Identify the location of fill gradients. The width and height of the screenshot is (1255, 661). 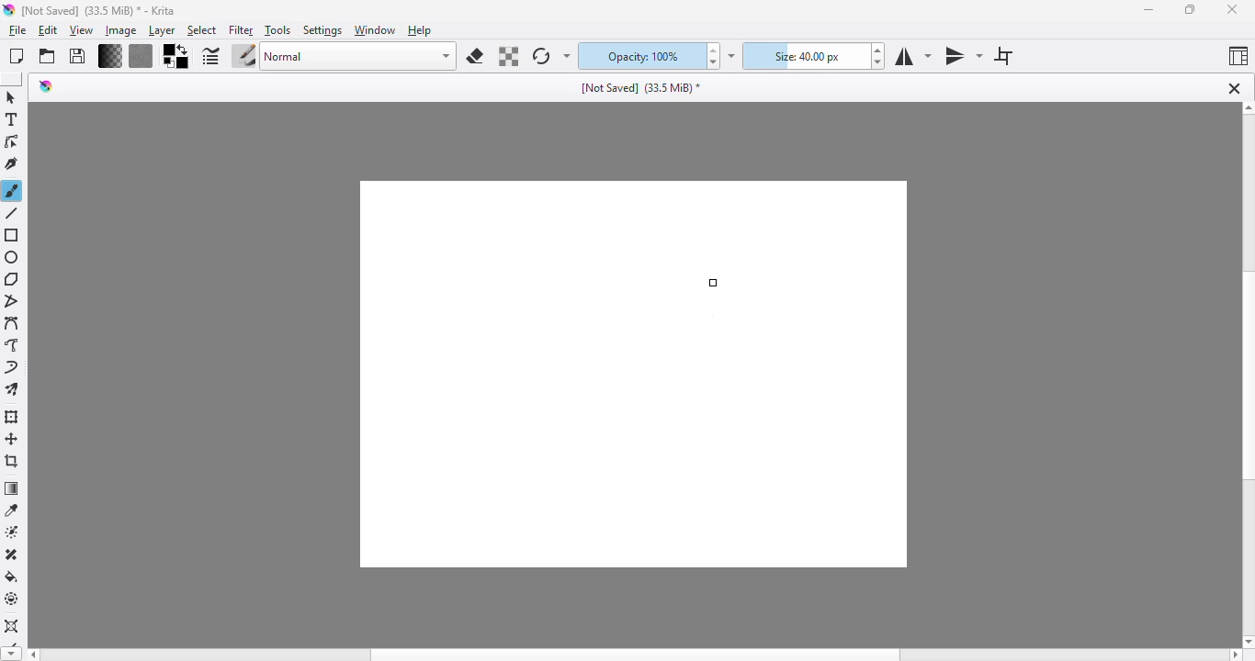
(110, 56).